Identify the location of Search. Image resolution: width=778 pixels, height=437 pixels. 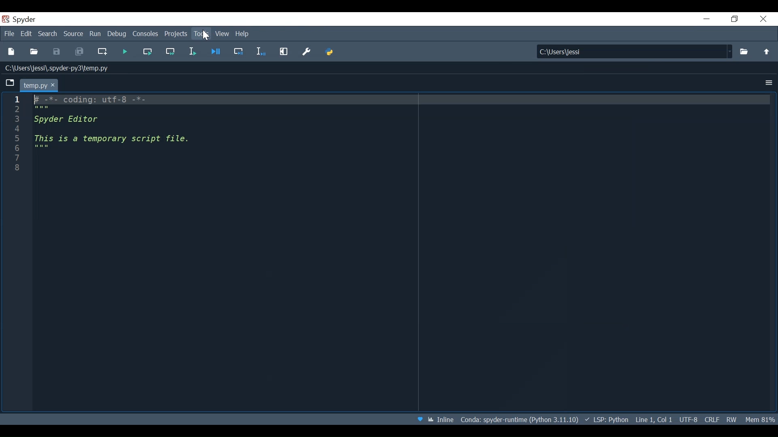
(48, 34).